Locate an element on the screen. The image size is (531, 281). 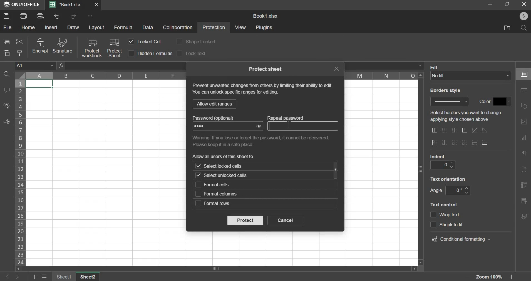
checkbox is located at coordinates (433, 225).